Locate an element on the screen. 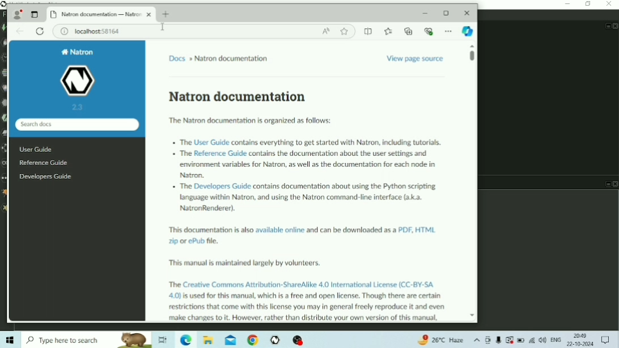 The height and width of the screenshot is (348, 619). Natron is located at coordinates (276, 339).